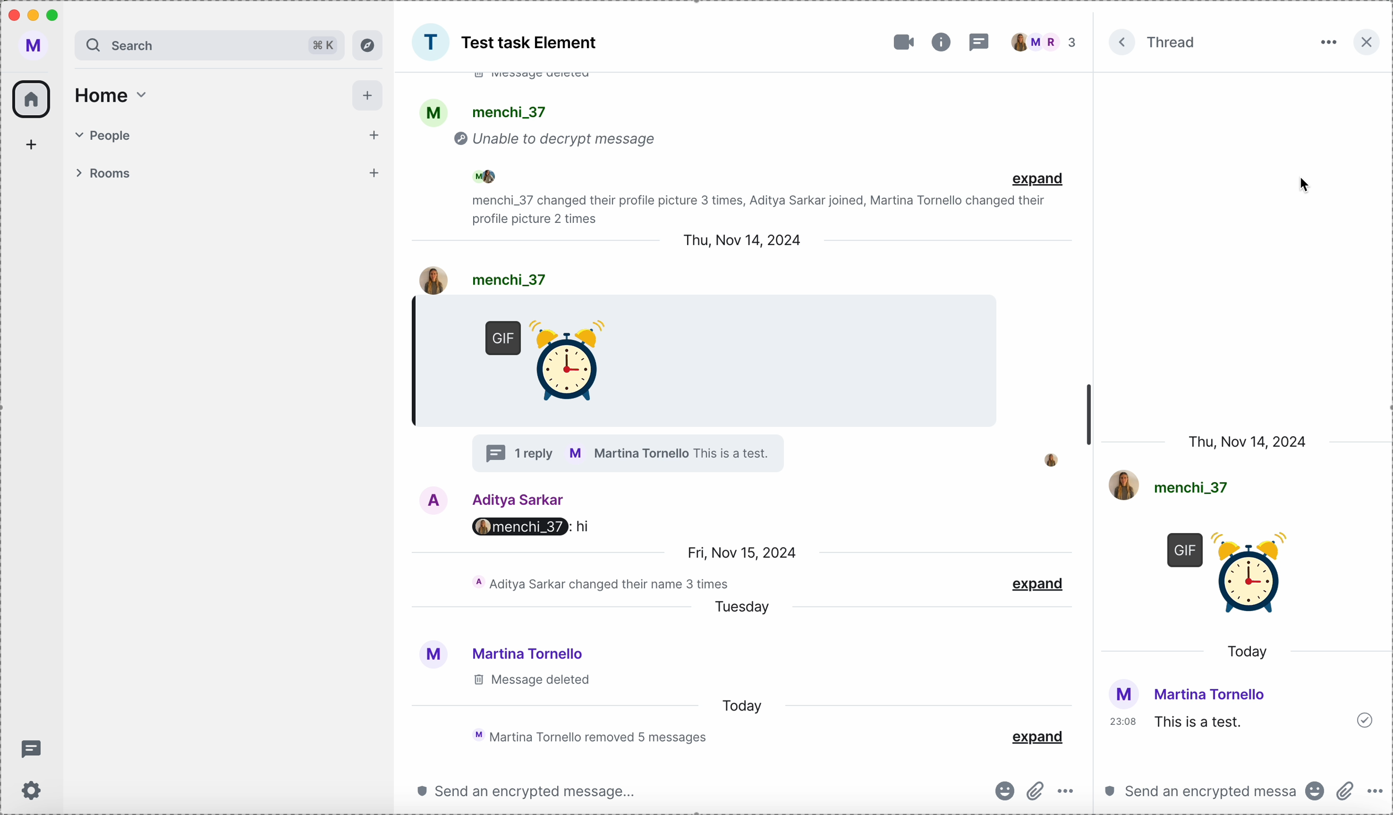  Describe the element at coordinates (1002, 791) in the screenshot. I see `emojis` at that location.